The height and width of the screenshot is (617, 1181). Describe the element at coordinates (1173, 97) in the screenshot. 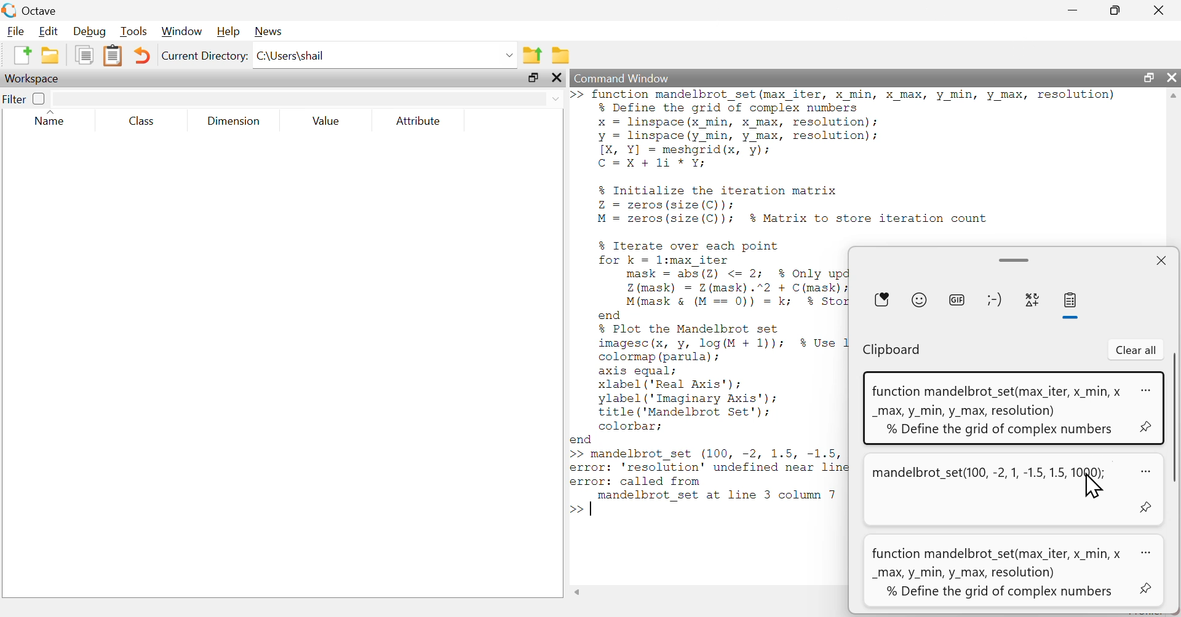

I see `Scrollbar up` at that location.